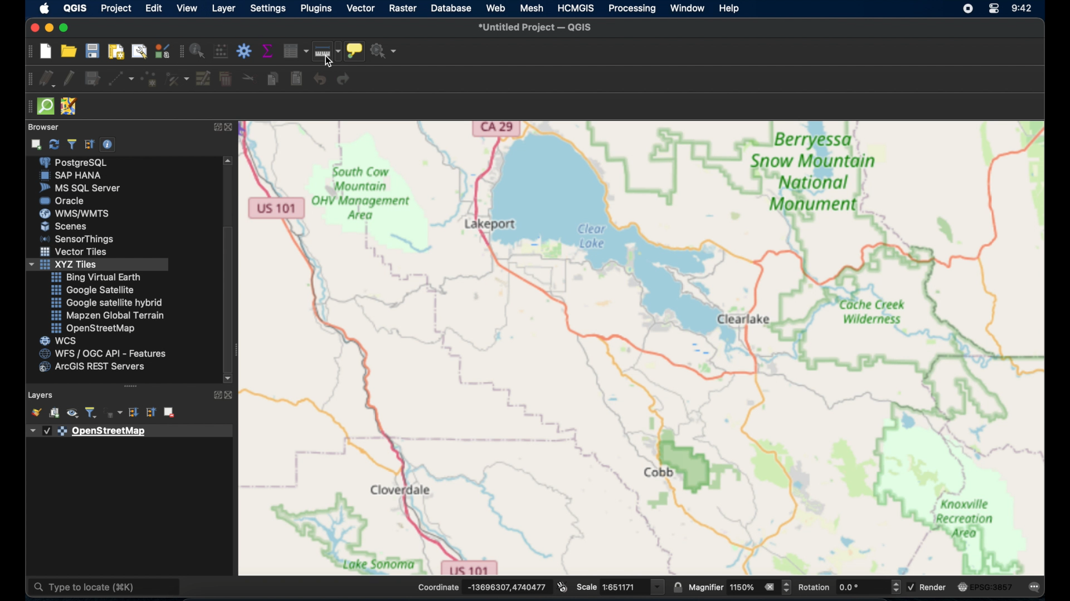 The width and height of the screenshot is (1070, 601). Describe the element at coordinates (75, 253) in the screenshot. I see `` at that location.